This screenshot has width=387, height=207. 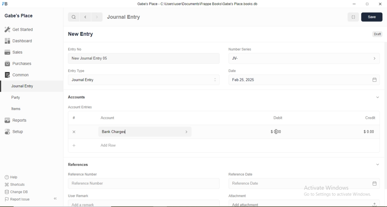 What do you see at coordinates (303, 58) in the screenshot?
I see `JV-` at bounding box center [303, 58].